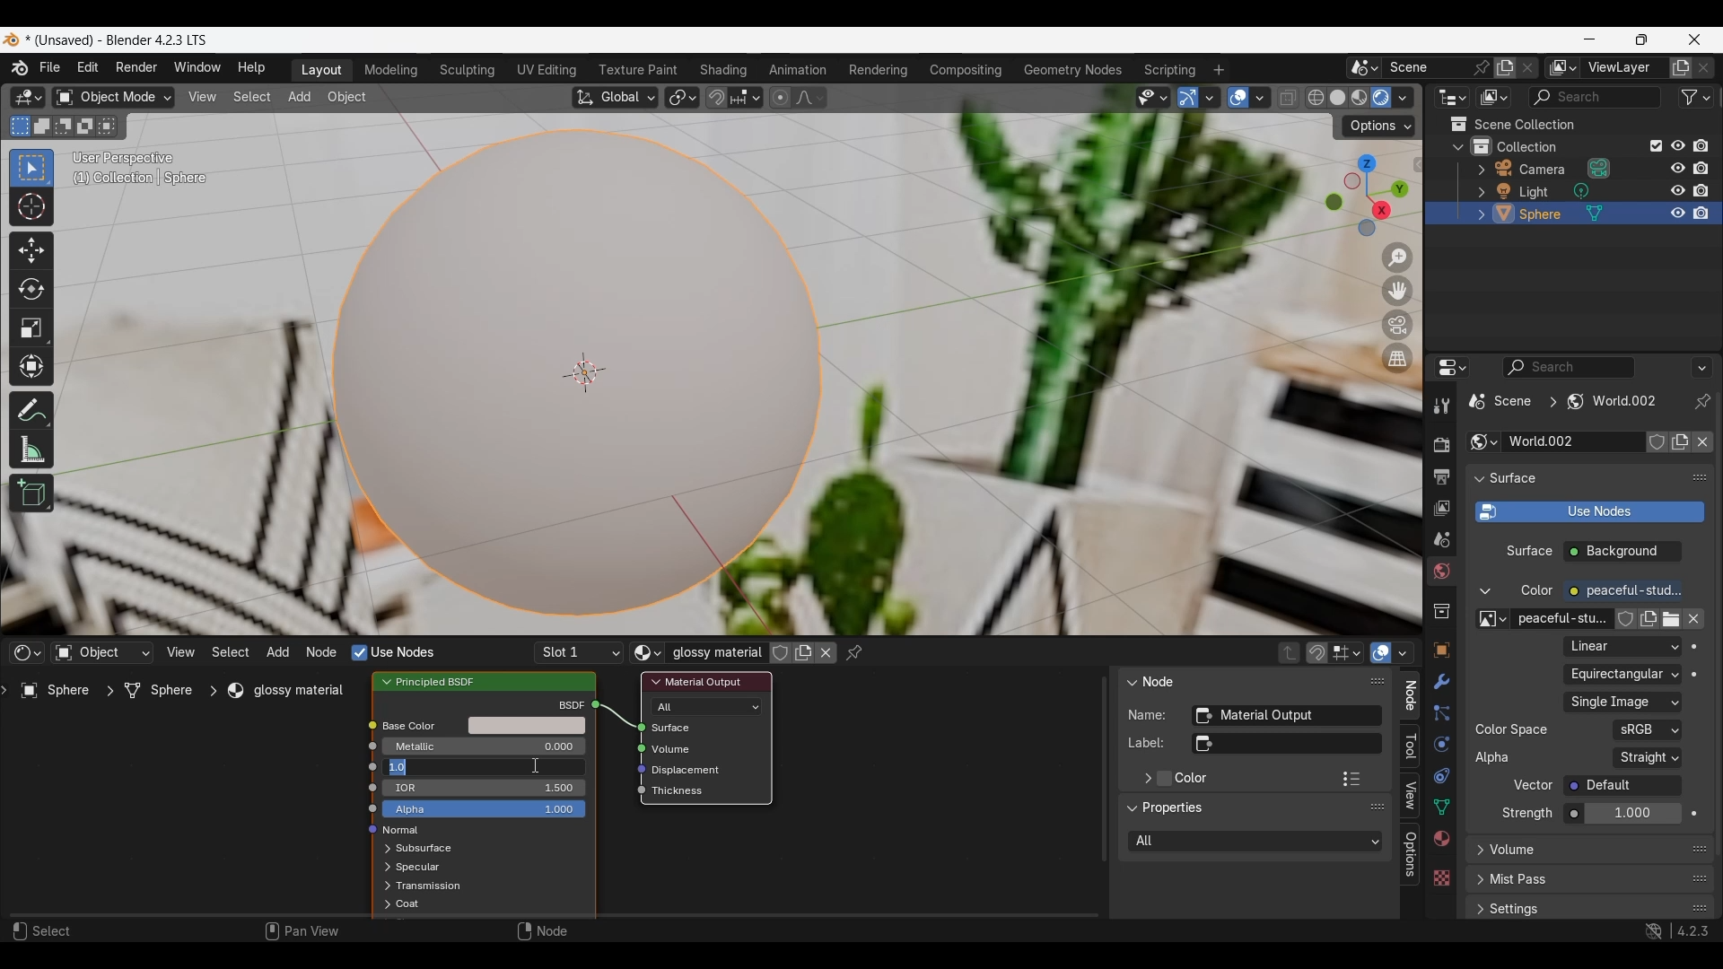 The height and width of the screenshot is (969, 1723). I want to click on light, so click(1537, 192).